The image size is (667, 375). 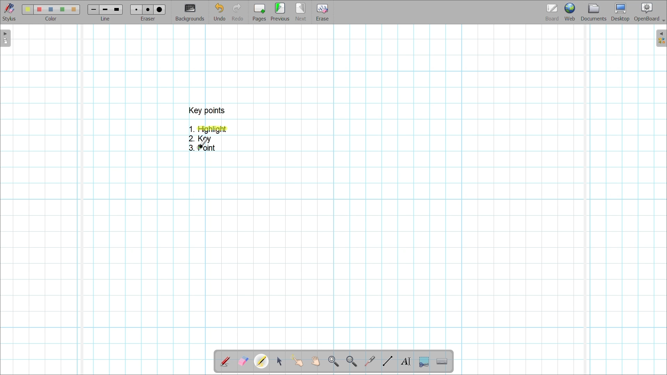 What do you see at coordinates (238, 12) in the screenshot?
I see `Redo` at bounding box center [238, 12].